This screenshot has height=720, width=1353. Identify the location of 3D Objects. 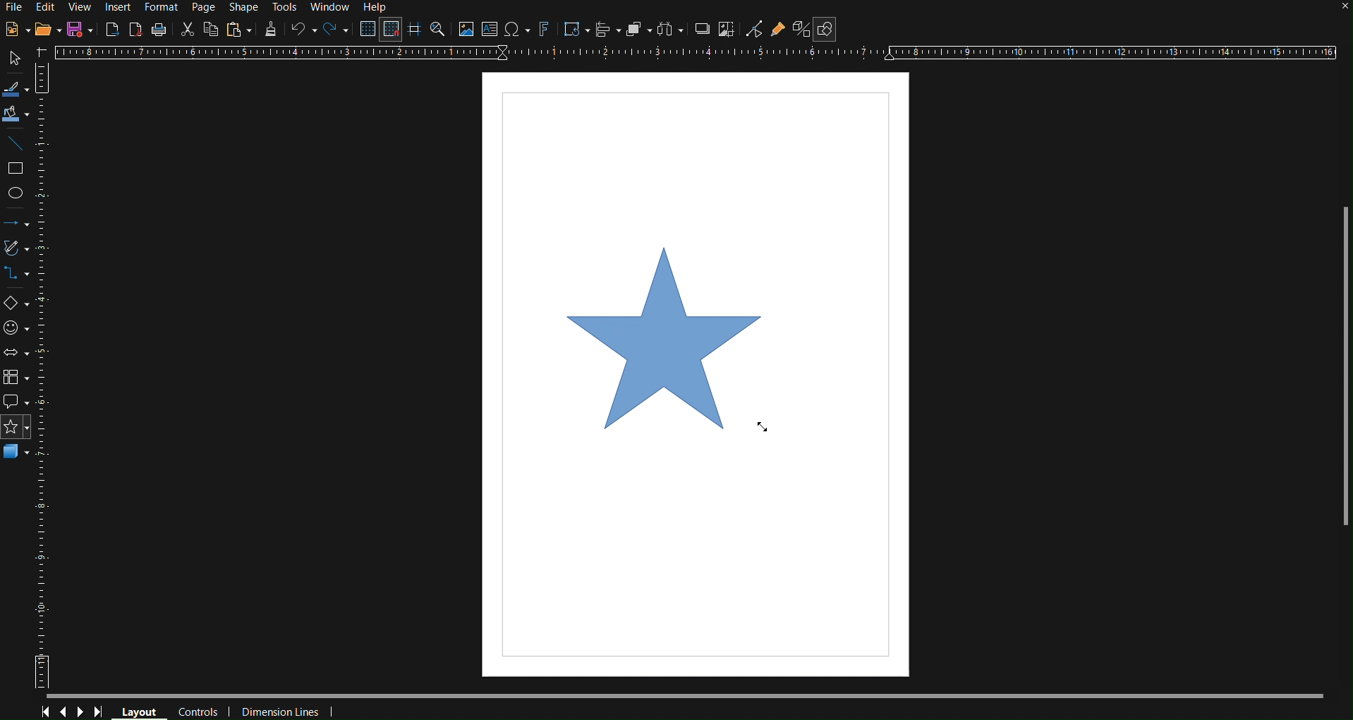
(17, 456).